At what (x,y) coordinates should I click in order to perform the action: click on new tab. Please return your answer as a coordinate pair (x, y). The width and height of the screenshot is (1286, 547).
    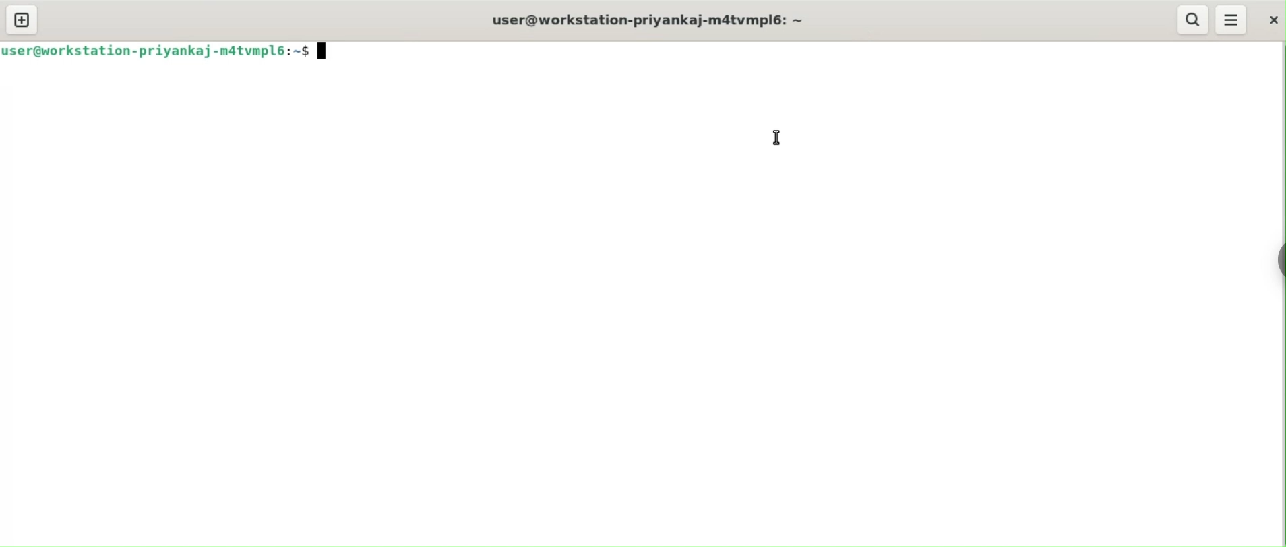
    Looking at the image, I should click on (22, 18).